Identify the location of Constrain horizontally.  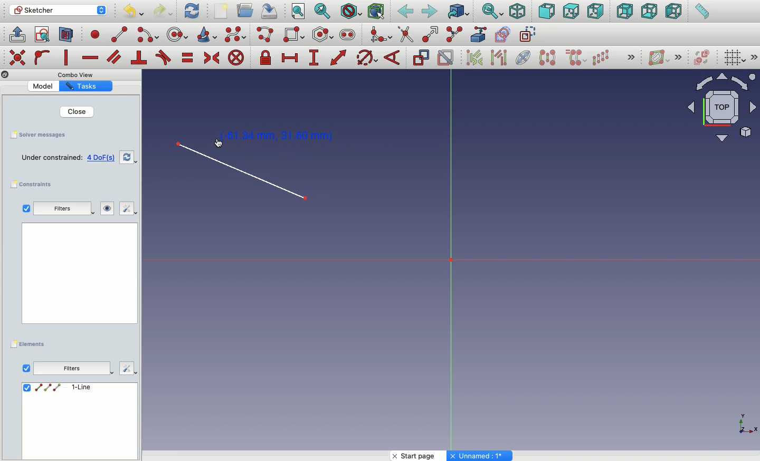
(90, 59).